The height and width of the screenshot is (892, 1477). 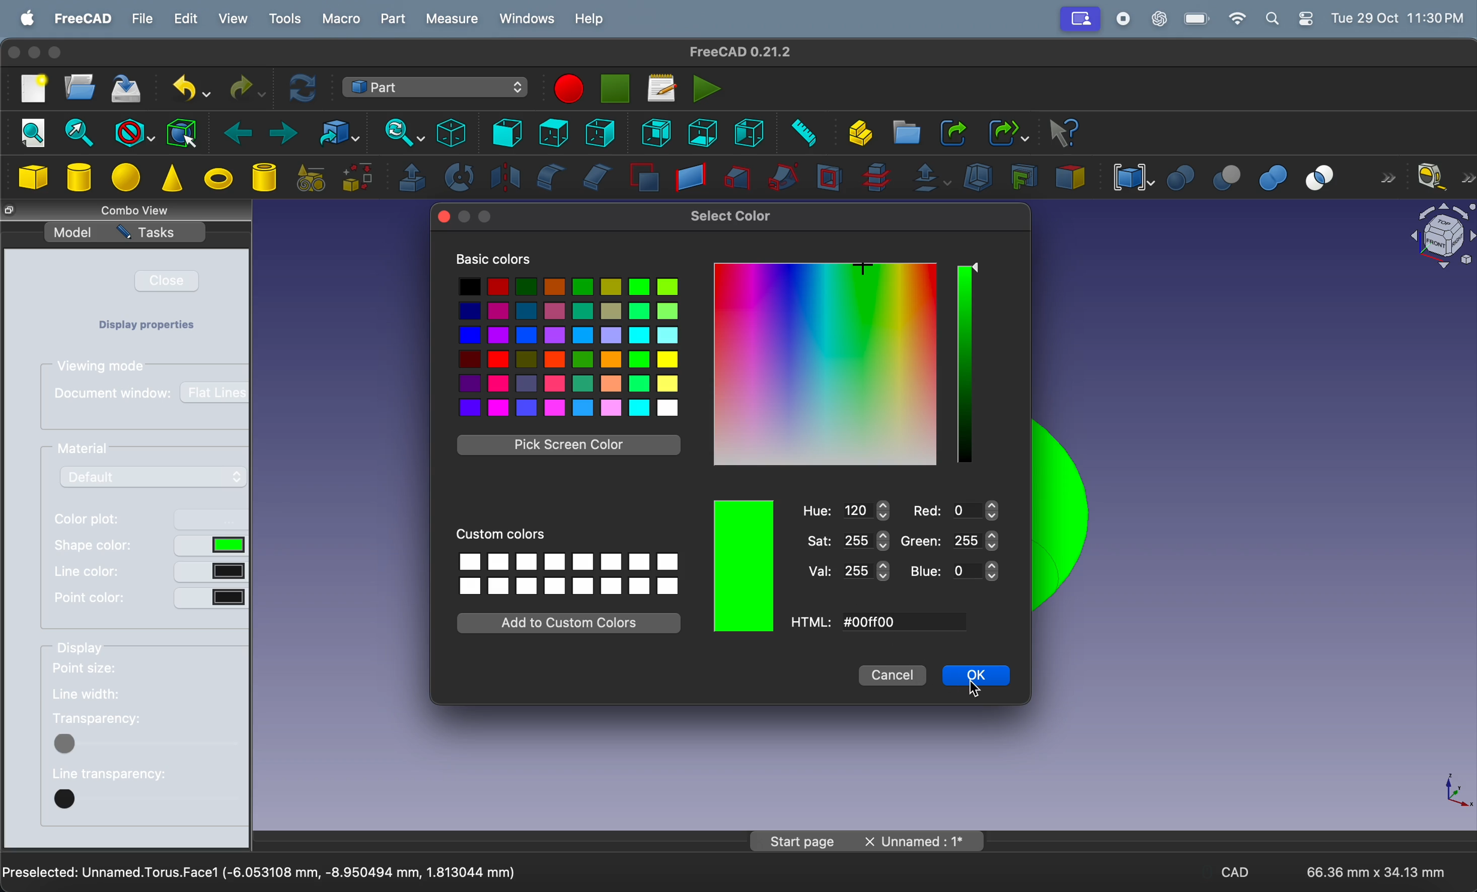 I want to click on battery, so click(x=1196, y=19).